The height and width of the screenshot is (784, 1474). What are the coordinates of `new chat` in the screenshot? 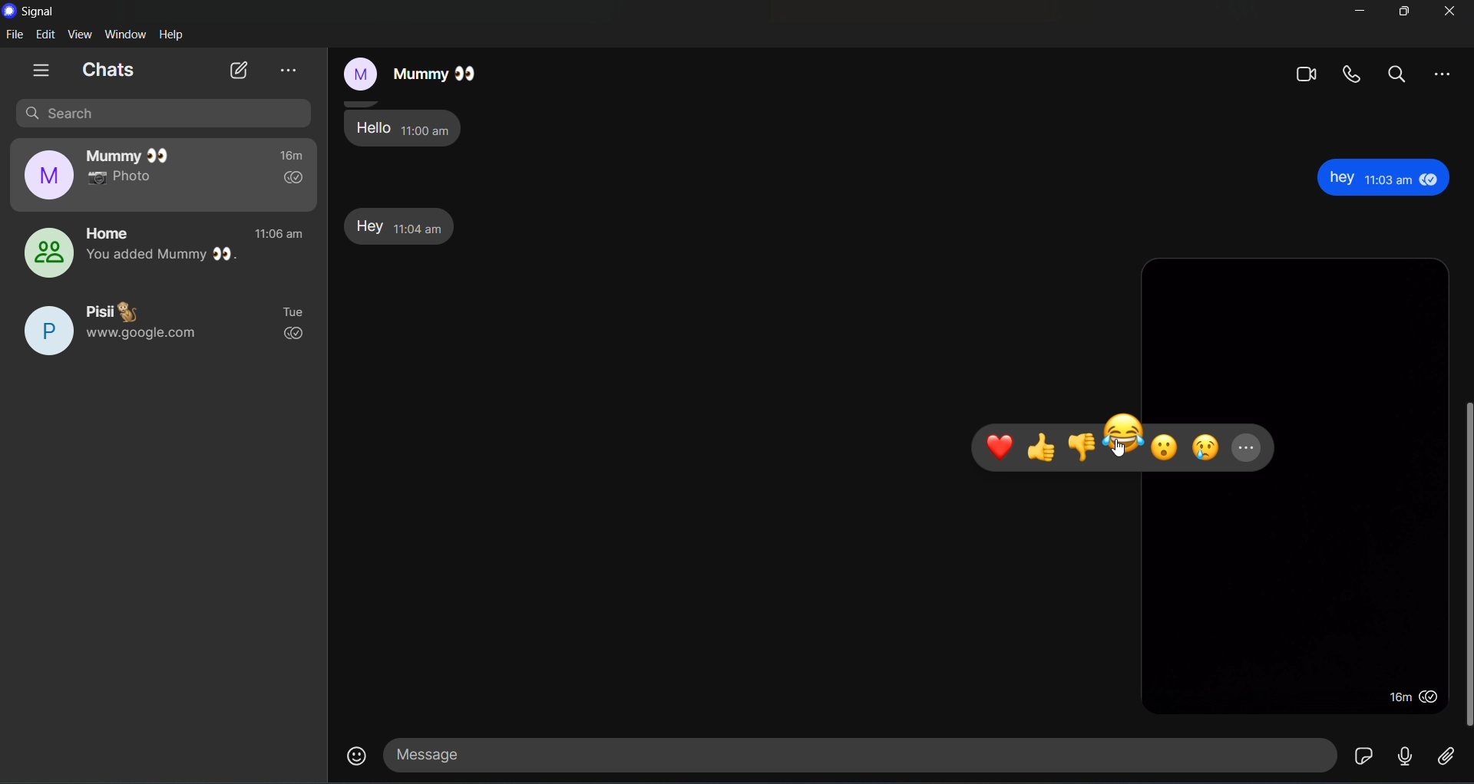 It's located at (239, 70).